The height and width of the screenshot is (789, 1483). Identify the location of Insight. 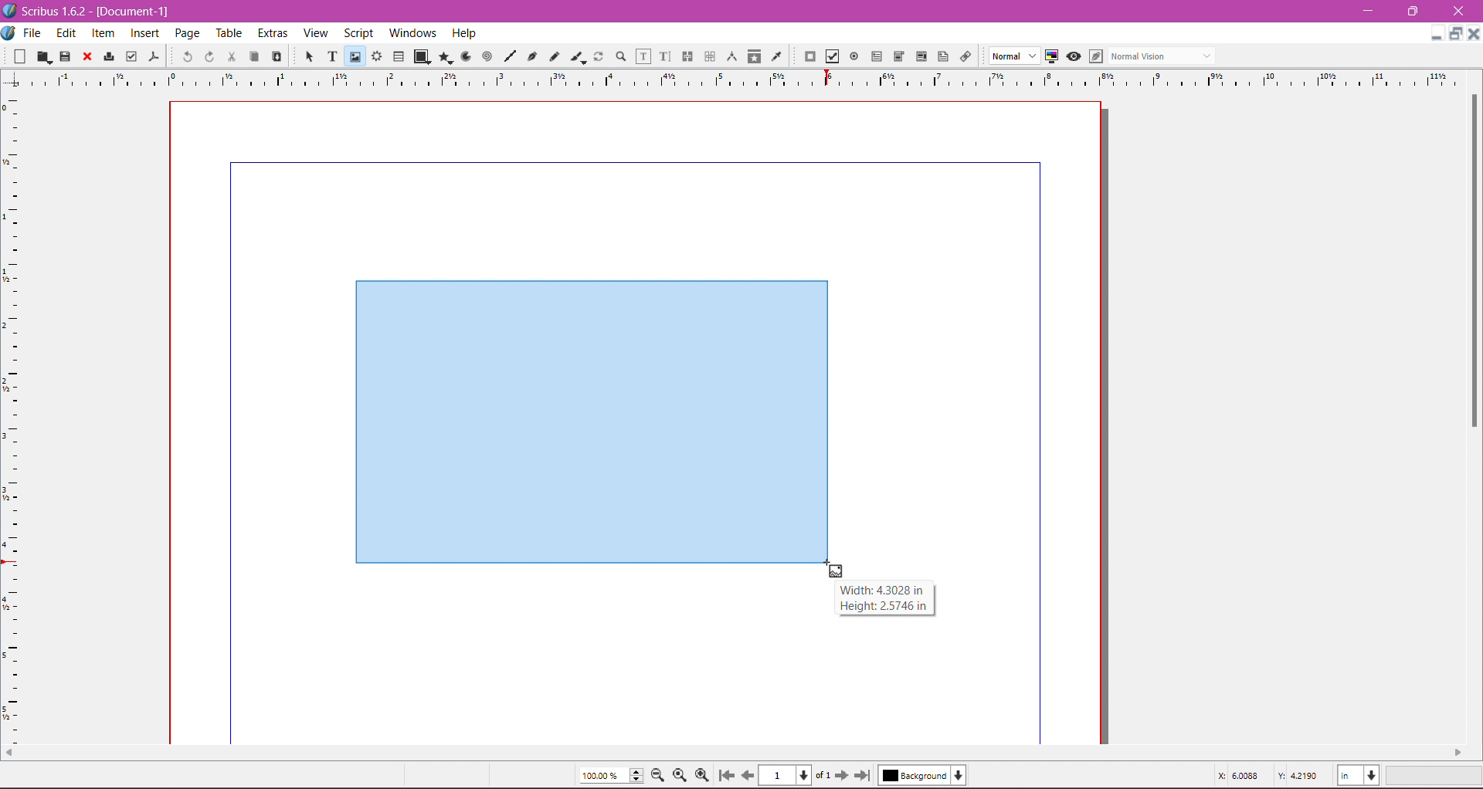
(143, 35).